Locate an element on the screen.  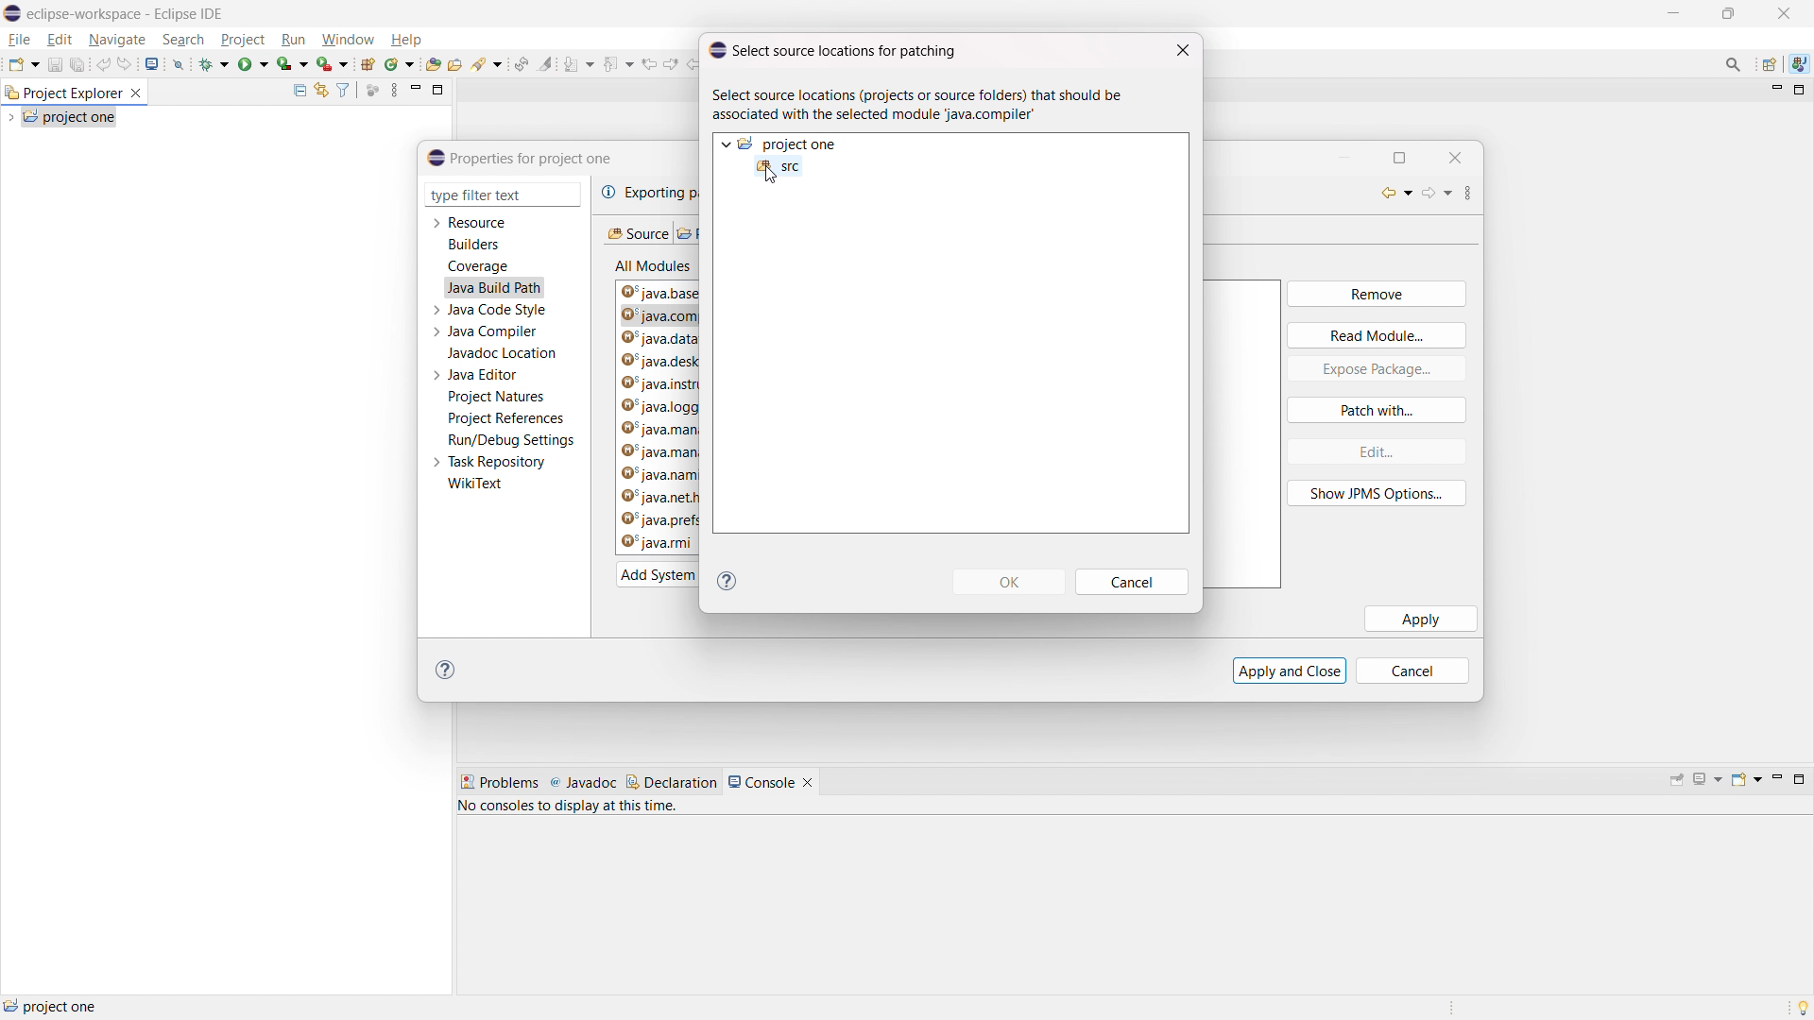
open task is located at coordinates (455, 63).